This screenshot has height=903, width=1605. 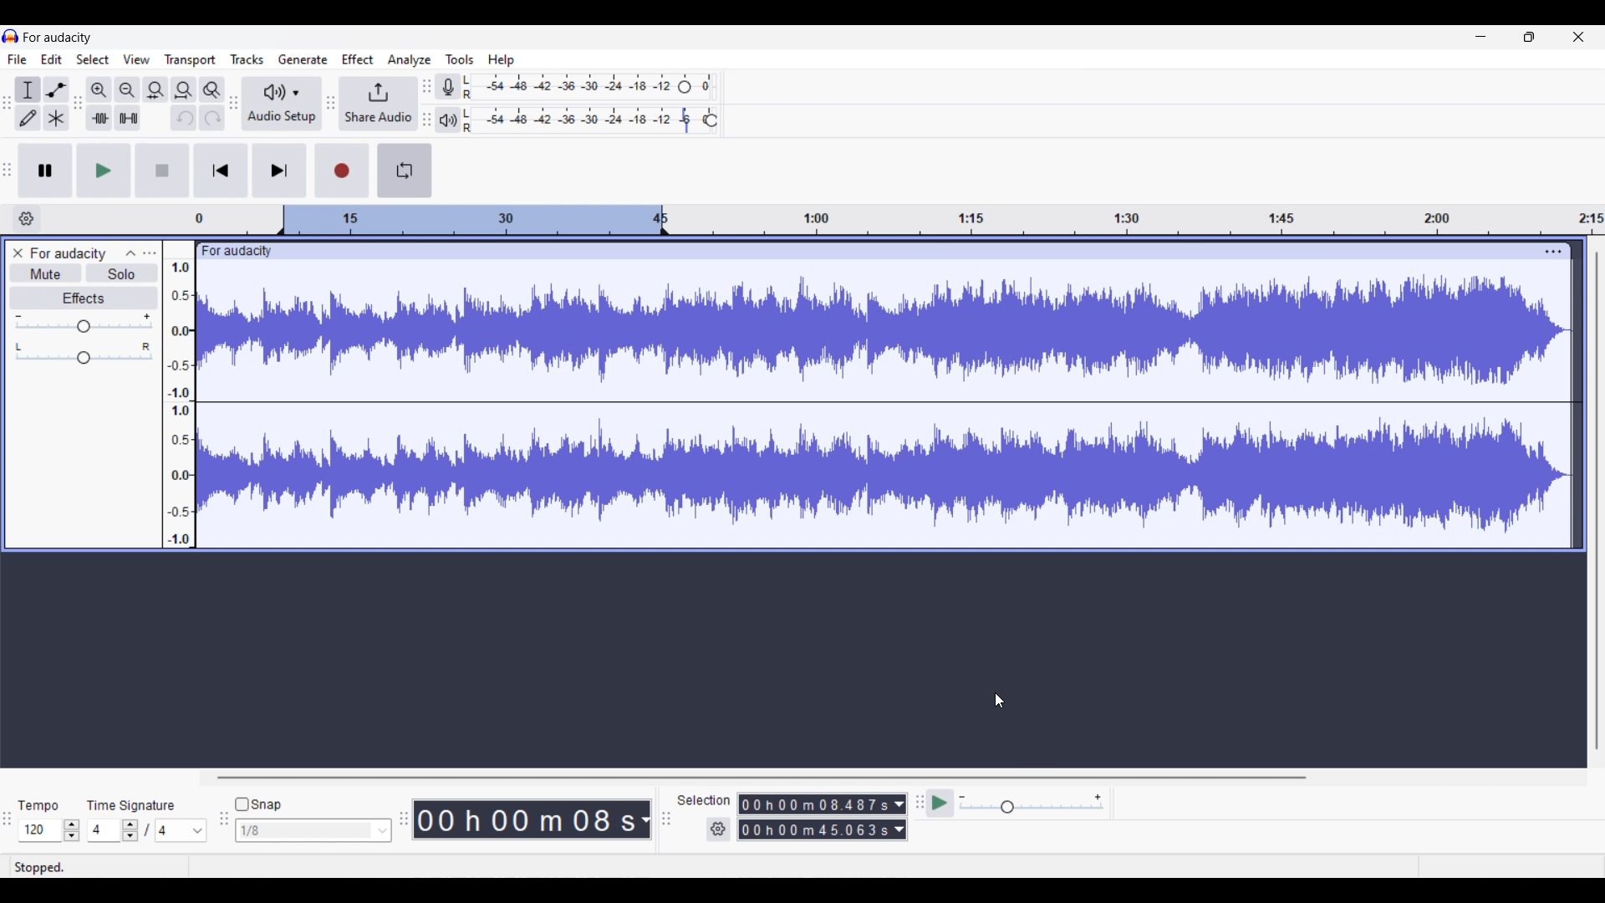 What do you see at coordinates (37, 830) in the screenshot?
I see `Tempo options` at bounding box center [37, 830].